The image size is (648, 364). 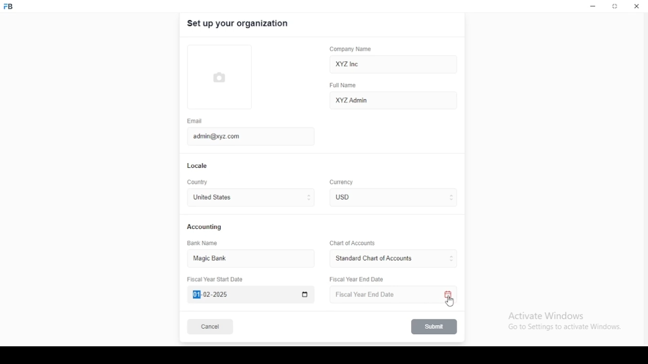 I want to click on Currency, so click(x=342, y=183).